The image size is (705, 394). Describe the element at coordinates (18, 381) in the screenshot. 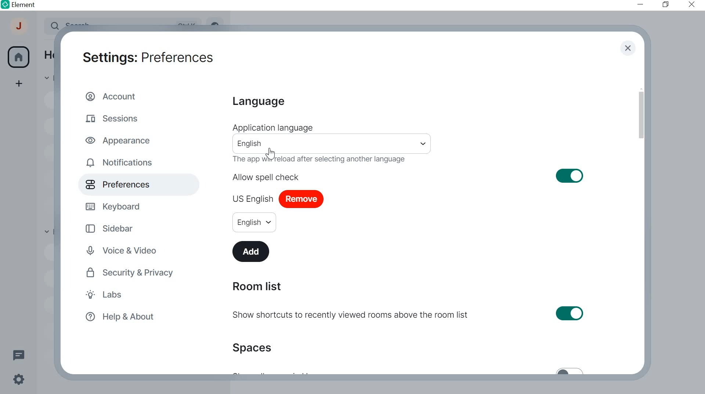

I see `settings` at that location.